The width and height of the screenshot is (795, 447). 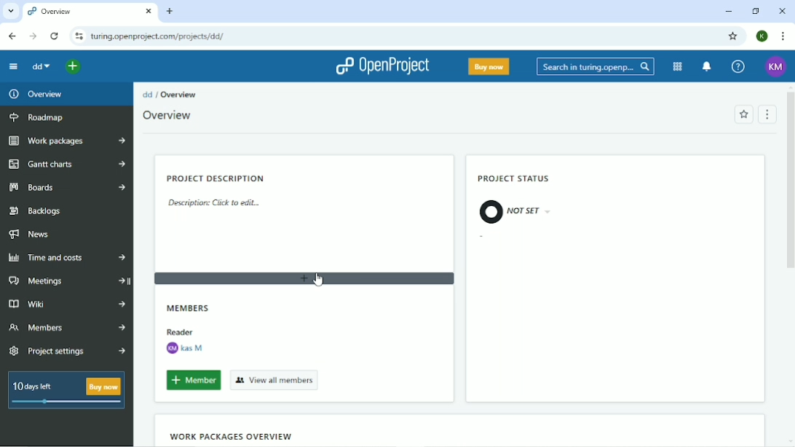 What do you see at coordinates (231, 436) in the screenshot?
I see `Work packages overview` at bounding box center [231, 436].